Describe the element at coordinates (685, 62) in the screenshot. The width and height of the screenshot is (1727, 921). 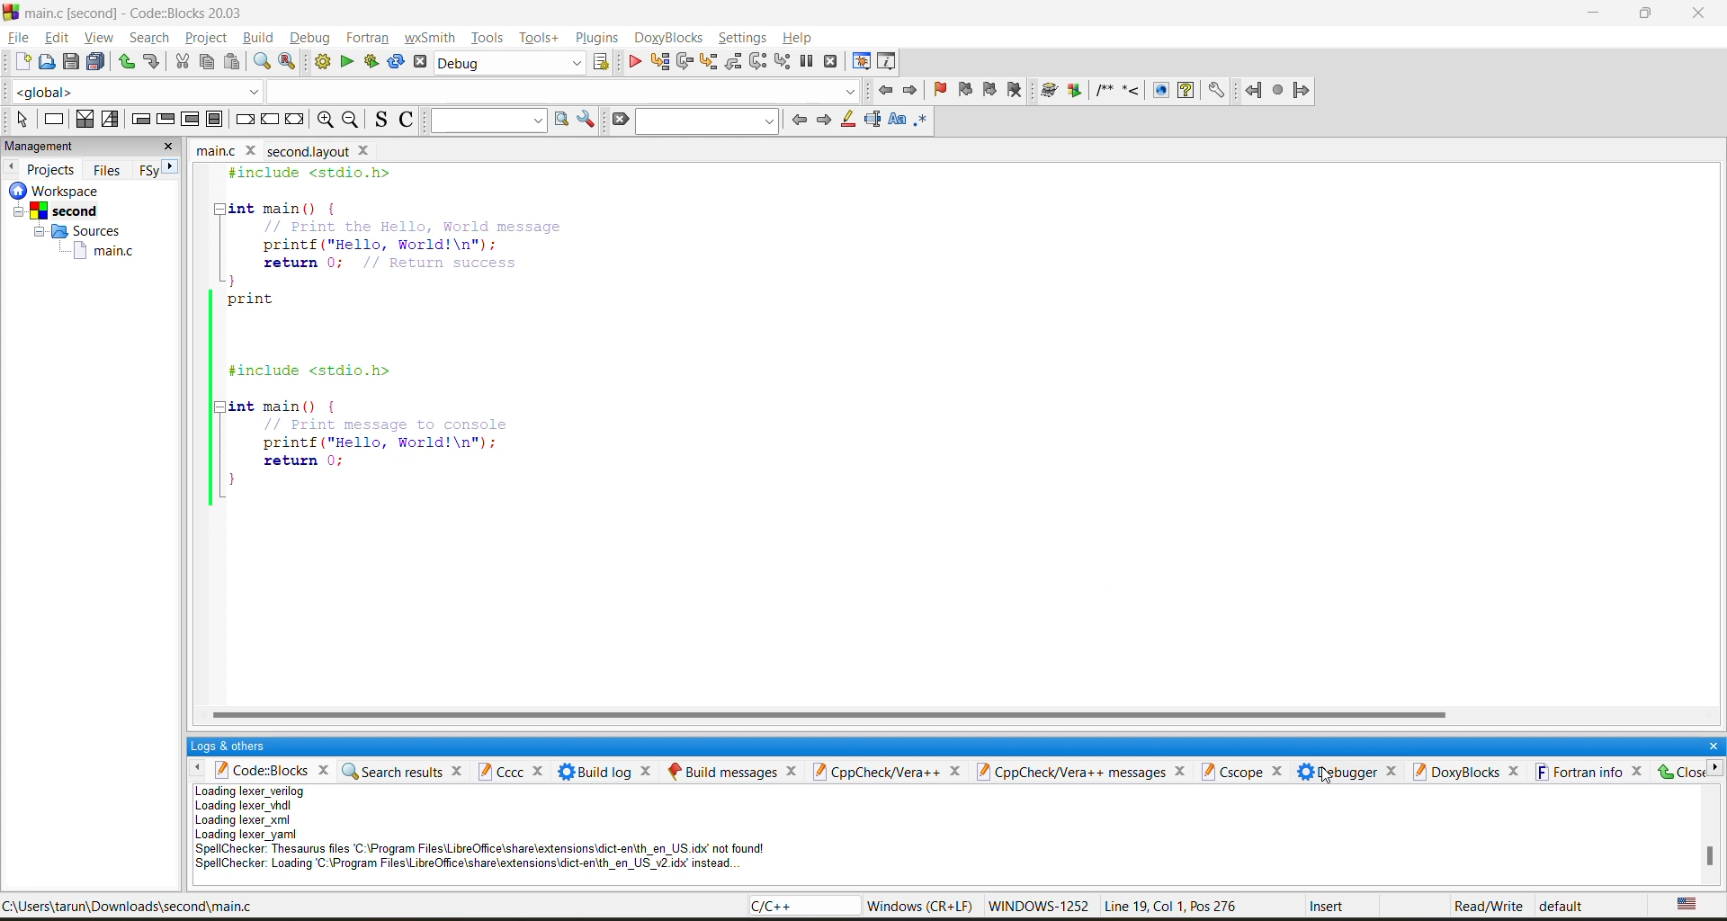
I see `next line` at that location.